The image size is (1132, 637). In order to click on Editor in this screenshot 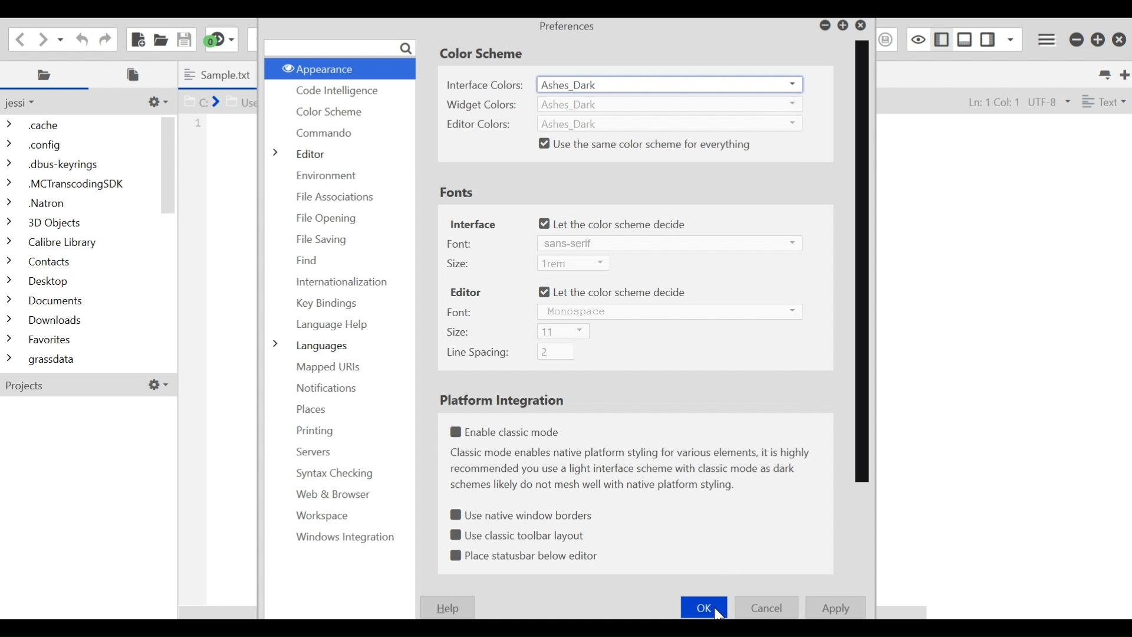, I will do `click(466, 293)`.